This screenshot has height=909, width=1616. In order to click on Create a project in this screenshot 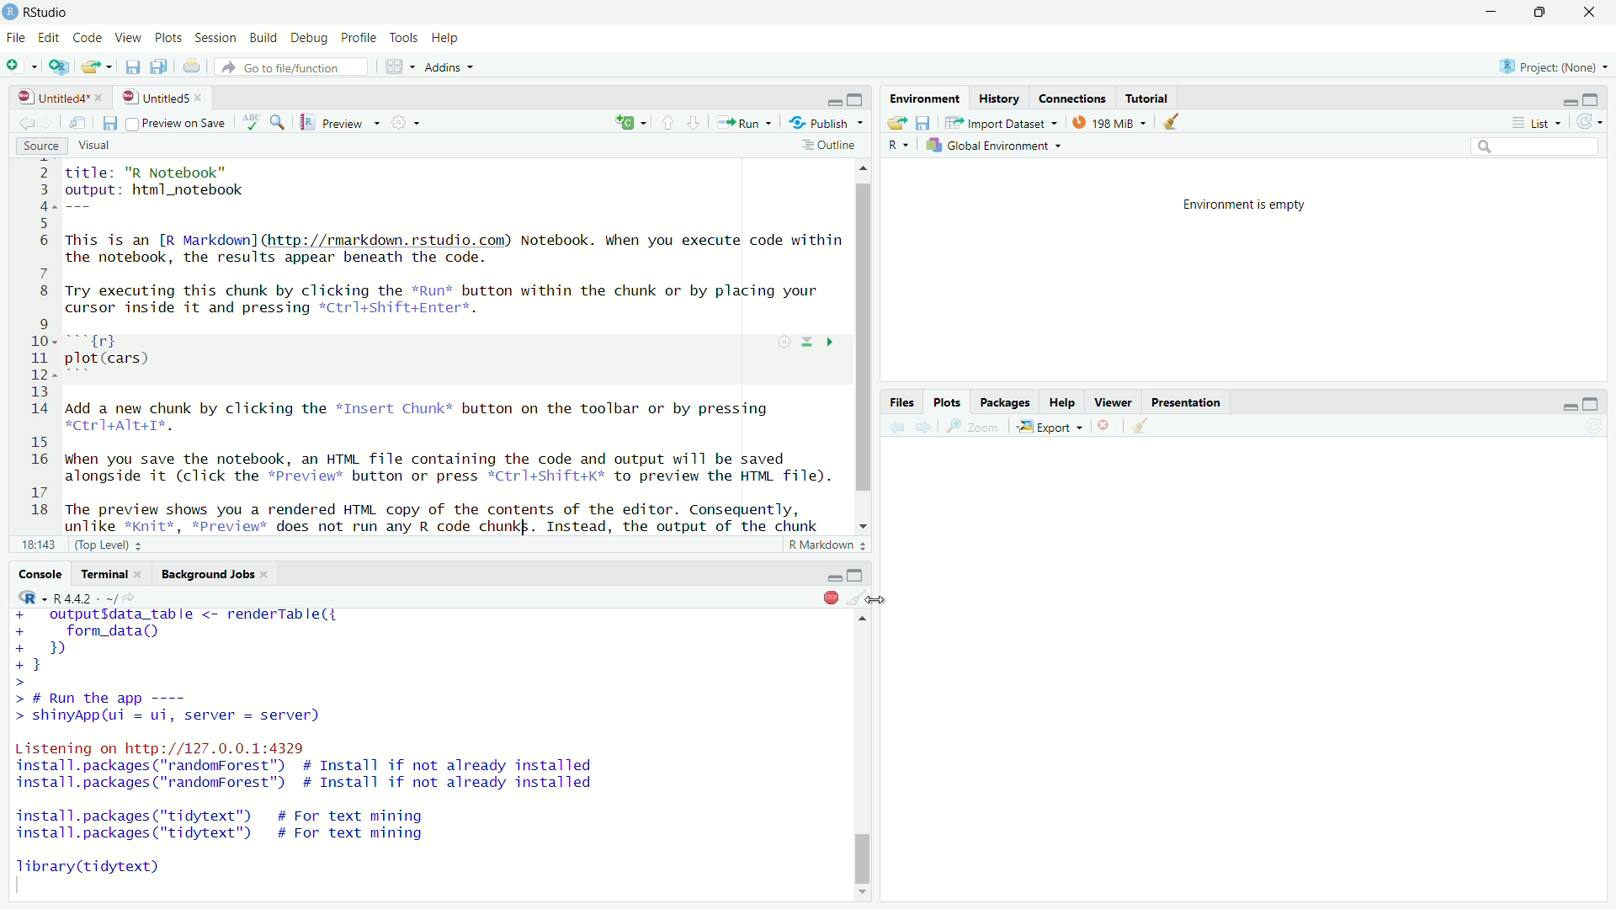, I will do `click(60, 66)`.